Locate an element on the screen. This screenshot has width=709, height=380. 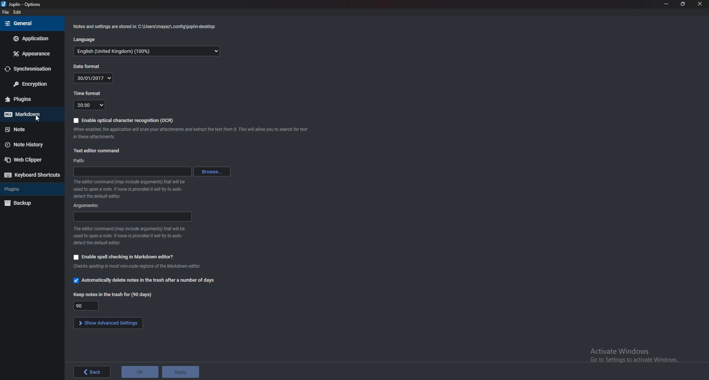
editor command info is located at coordinates (132, 236).